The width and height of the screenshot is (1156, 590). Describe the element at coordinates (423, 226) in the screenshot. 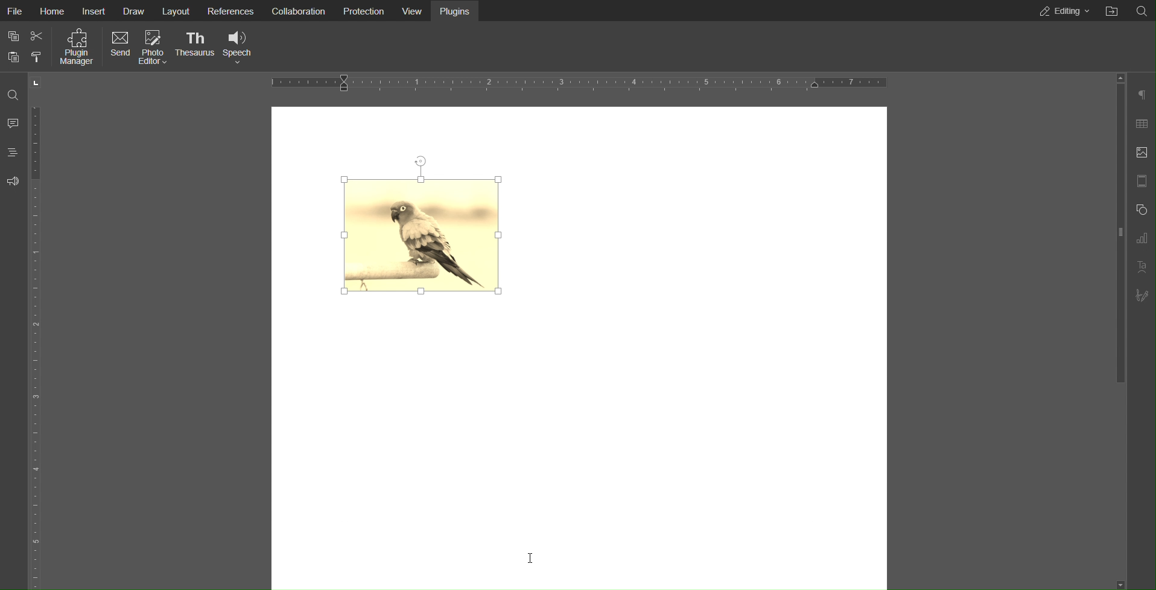

I see `Sepia filter applied on Image` at that location.